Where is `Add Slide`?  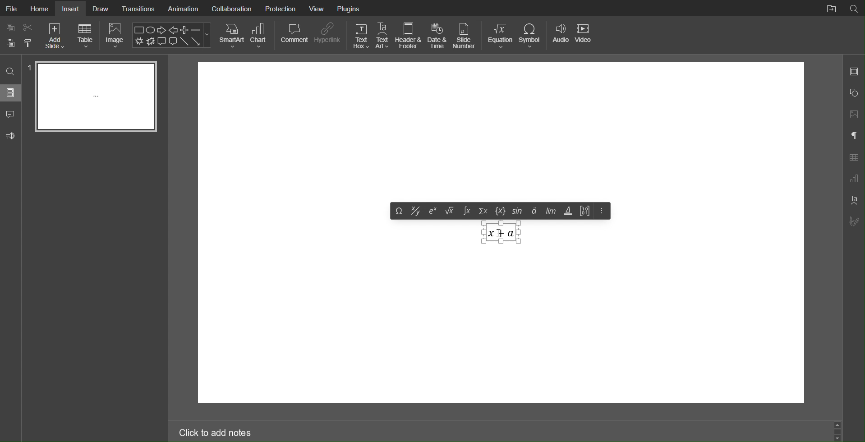 Add Slide is located at coordinates (55, 37).